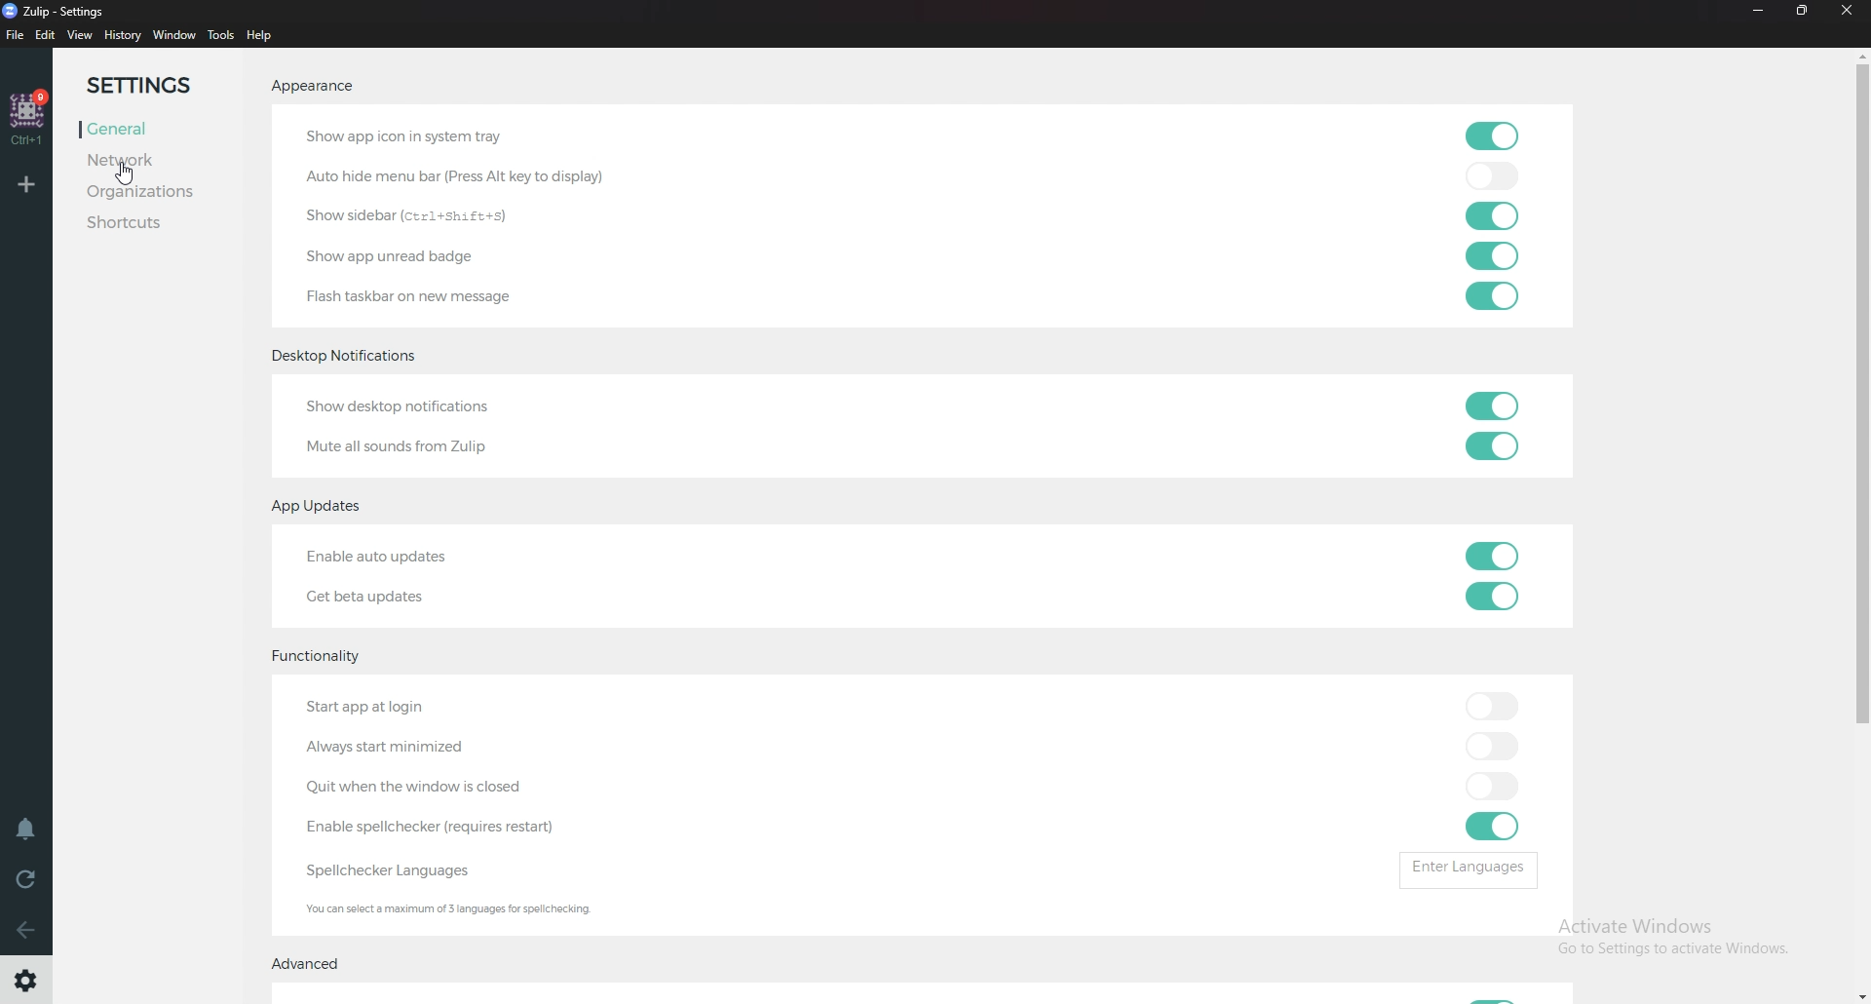 The image size is (1871, 1004). I want to click on toggle, so click(1494, 597).